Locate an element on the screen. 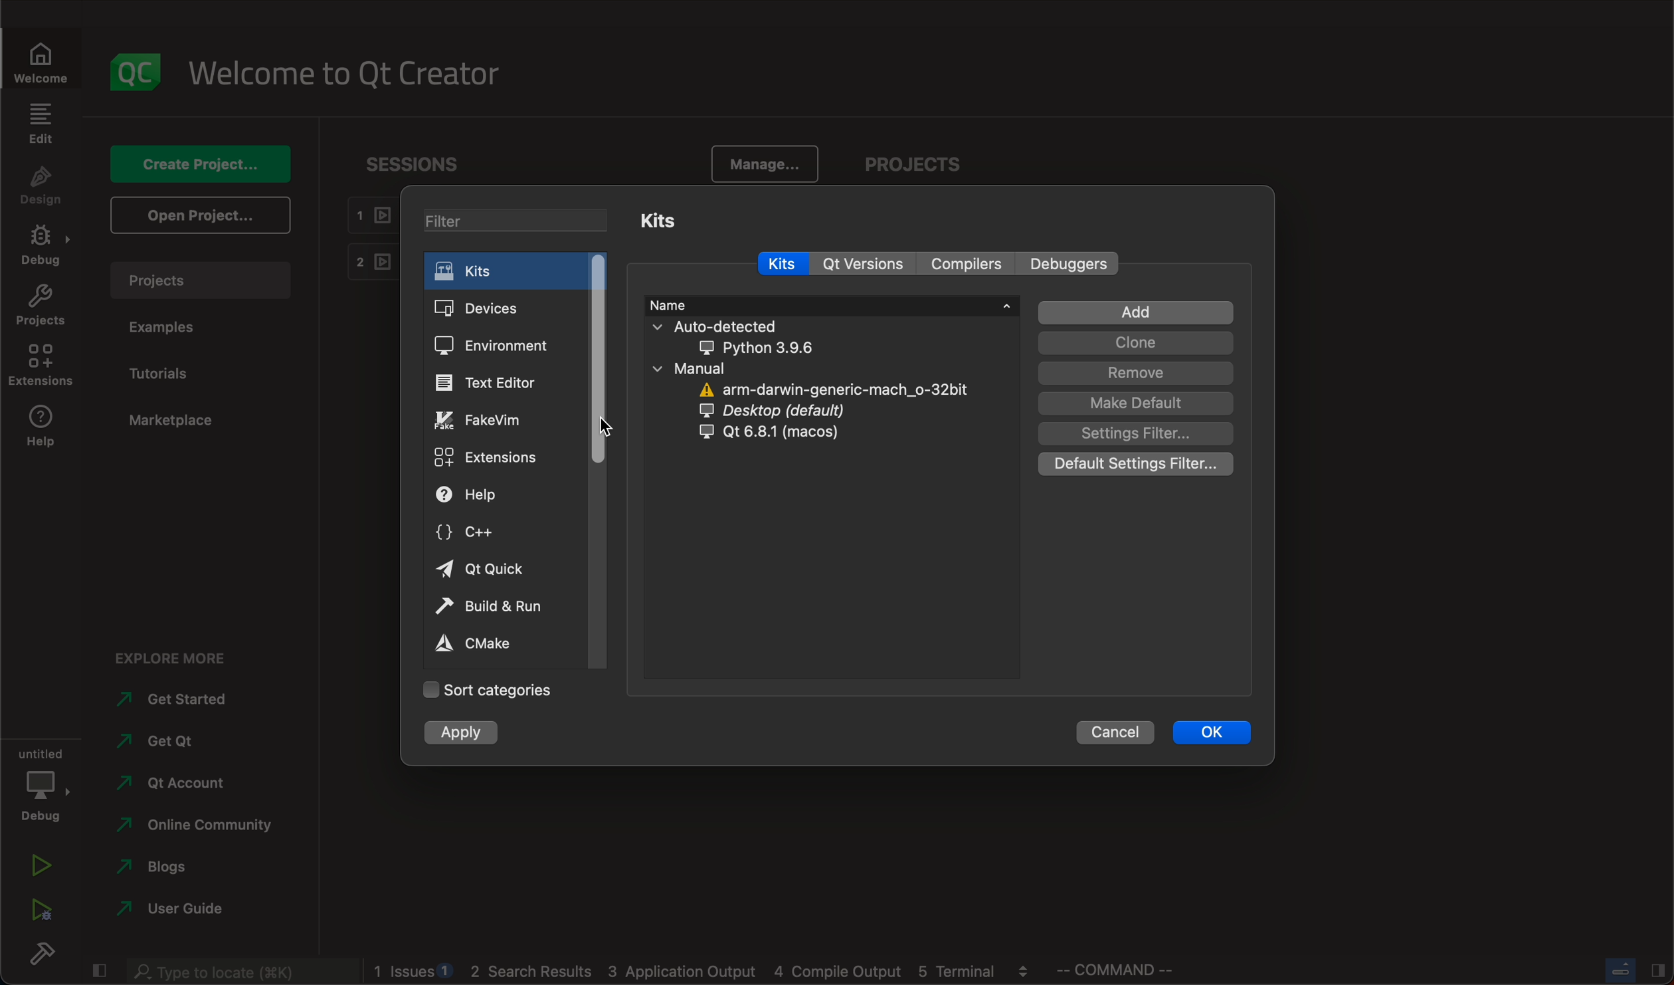  arm darmin is located at coordinates (830, 389).